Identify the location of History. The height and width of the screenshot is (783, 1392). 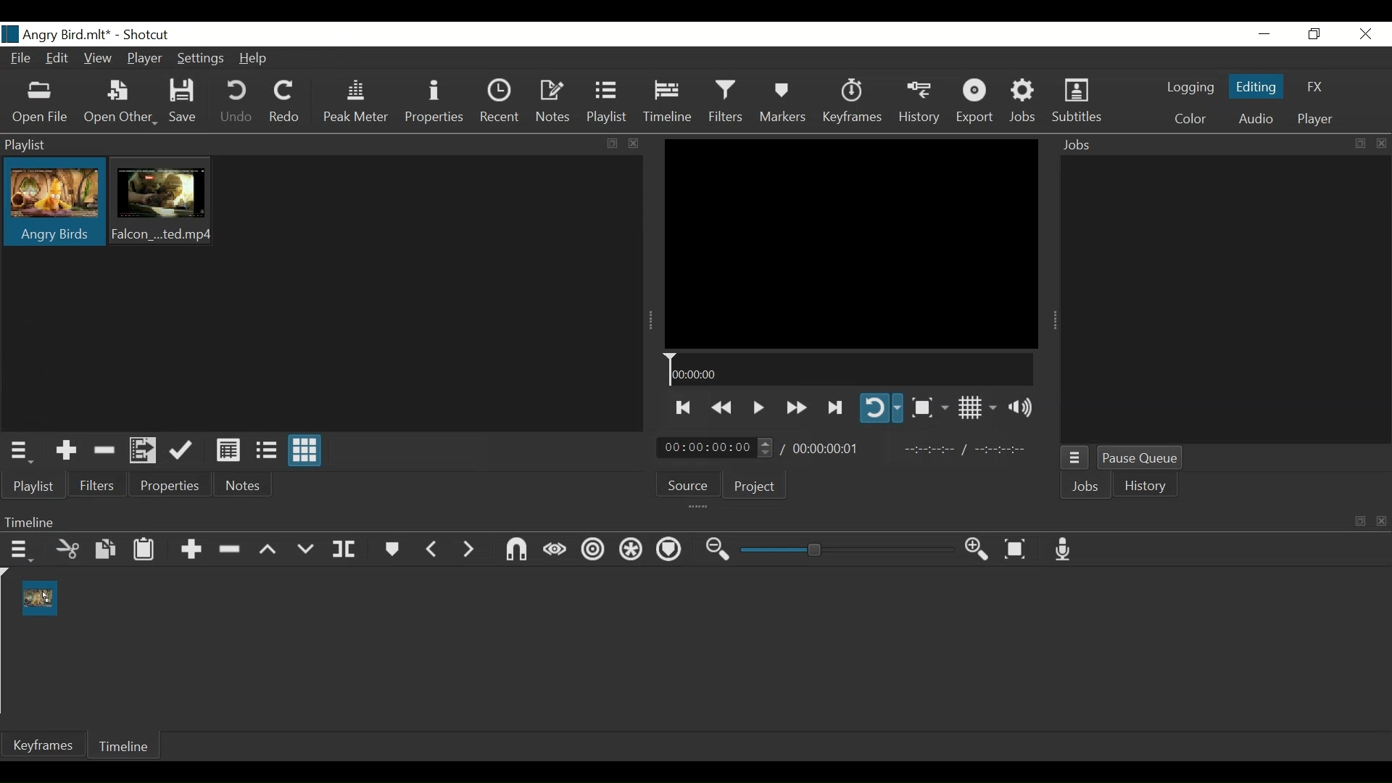
(921, 104).